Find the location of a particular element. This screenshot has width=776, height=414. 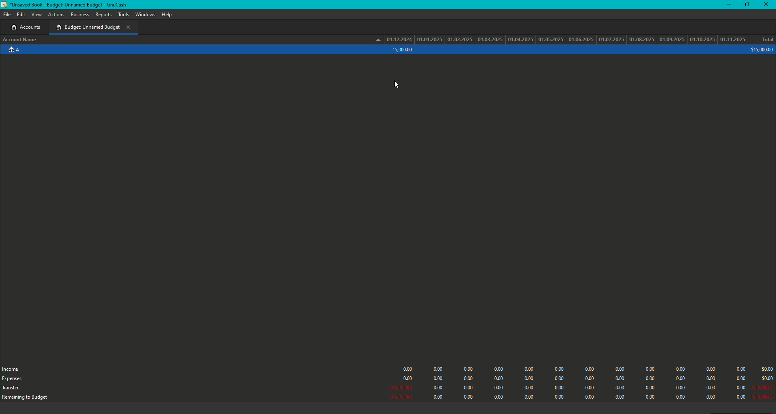

Tools is located at coordinates (123, 15).